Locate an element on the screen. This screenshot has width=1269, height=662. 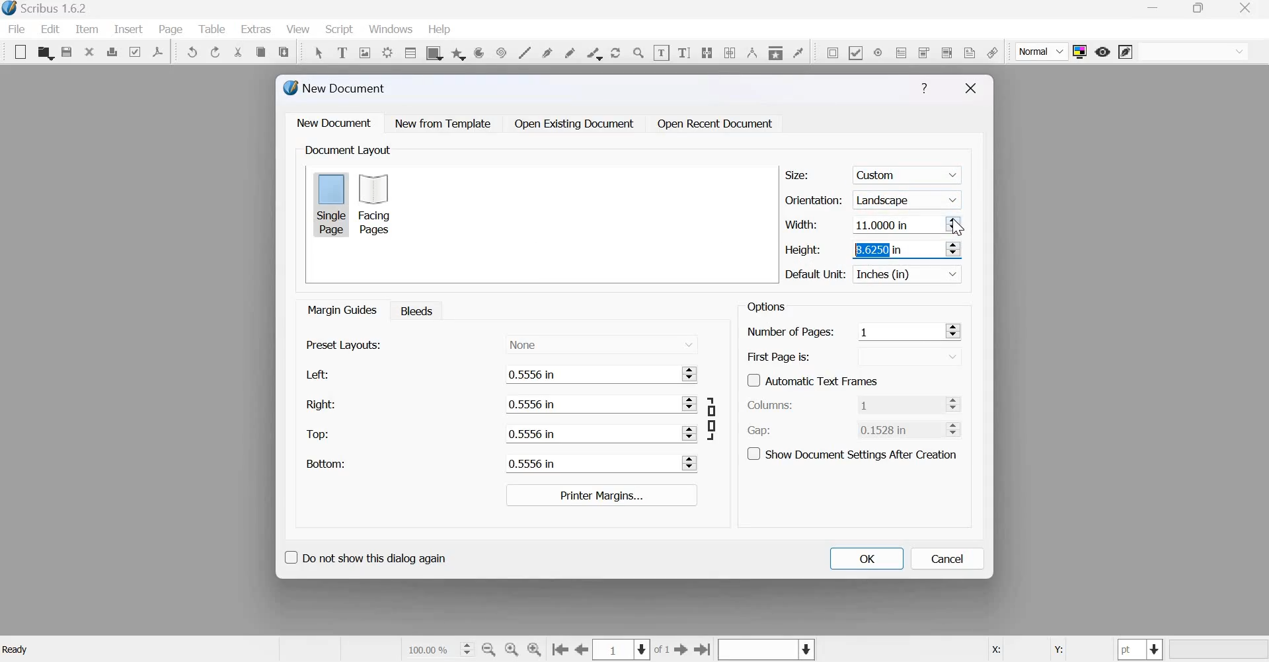
Select the current layer is located at coordinates (765, 650).